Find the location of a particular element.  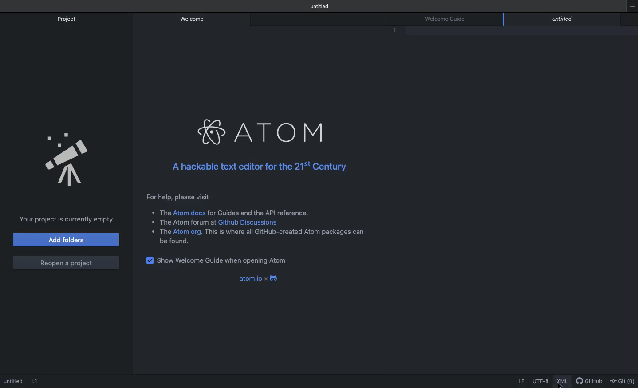

A hackable text editor is located at coordinates (260, 166).